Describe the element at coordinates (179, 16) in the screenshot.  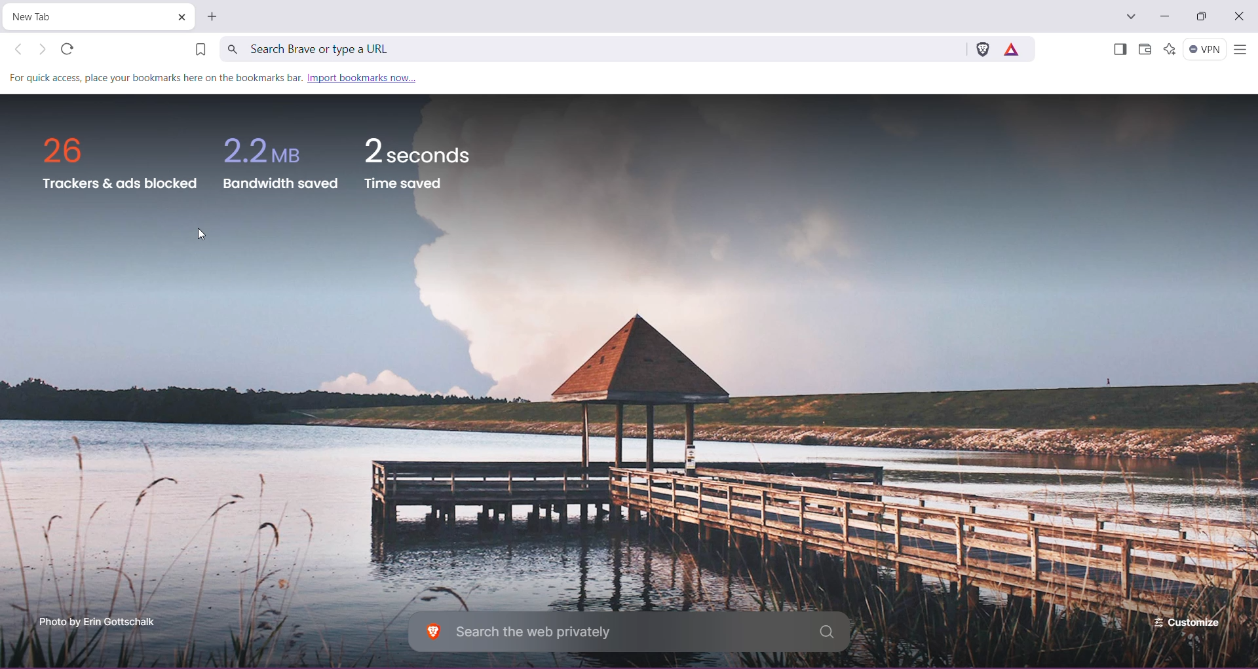
I see `Close Tab` at that location.